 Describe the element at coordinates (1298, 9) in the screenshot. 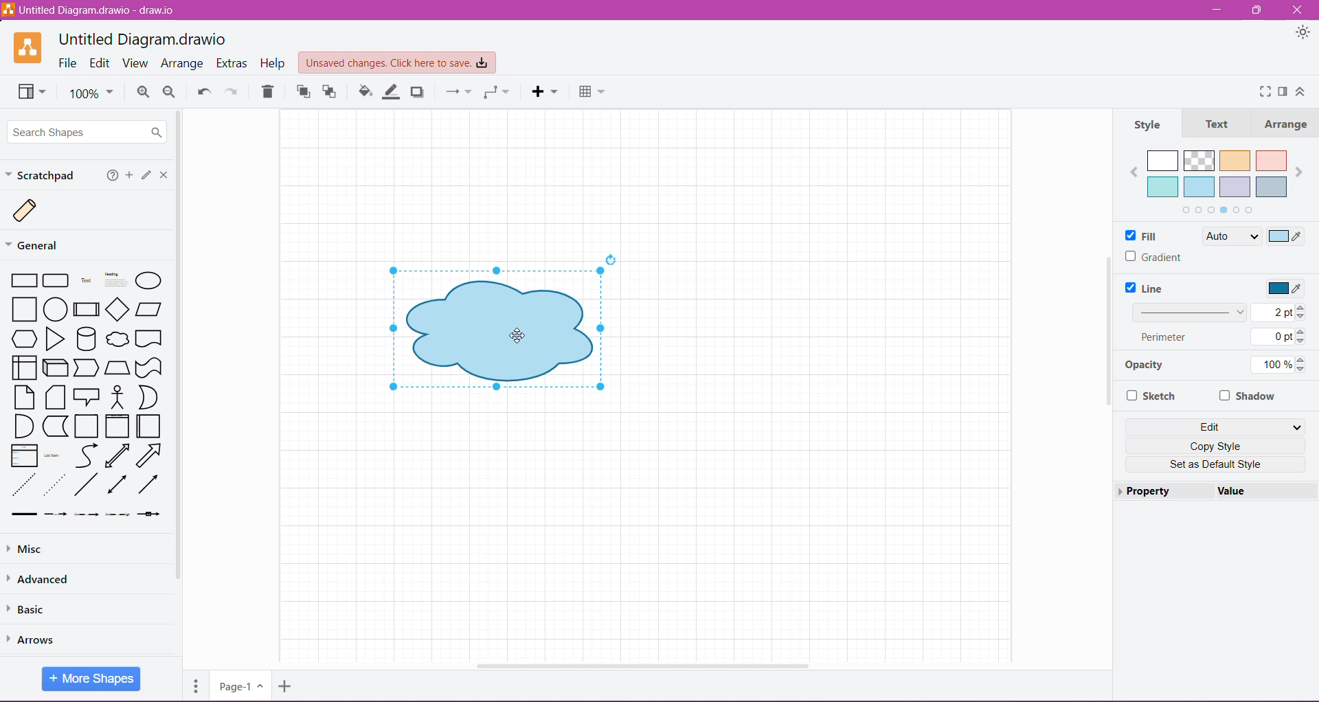

I see `Close` at that location.